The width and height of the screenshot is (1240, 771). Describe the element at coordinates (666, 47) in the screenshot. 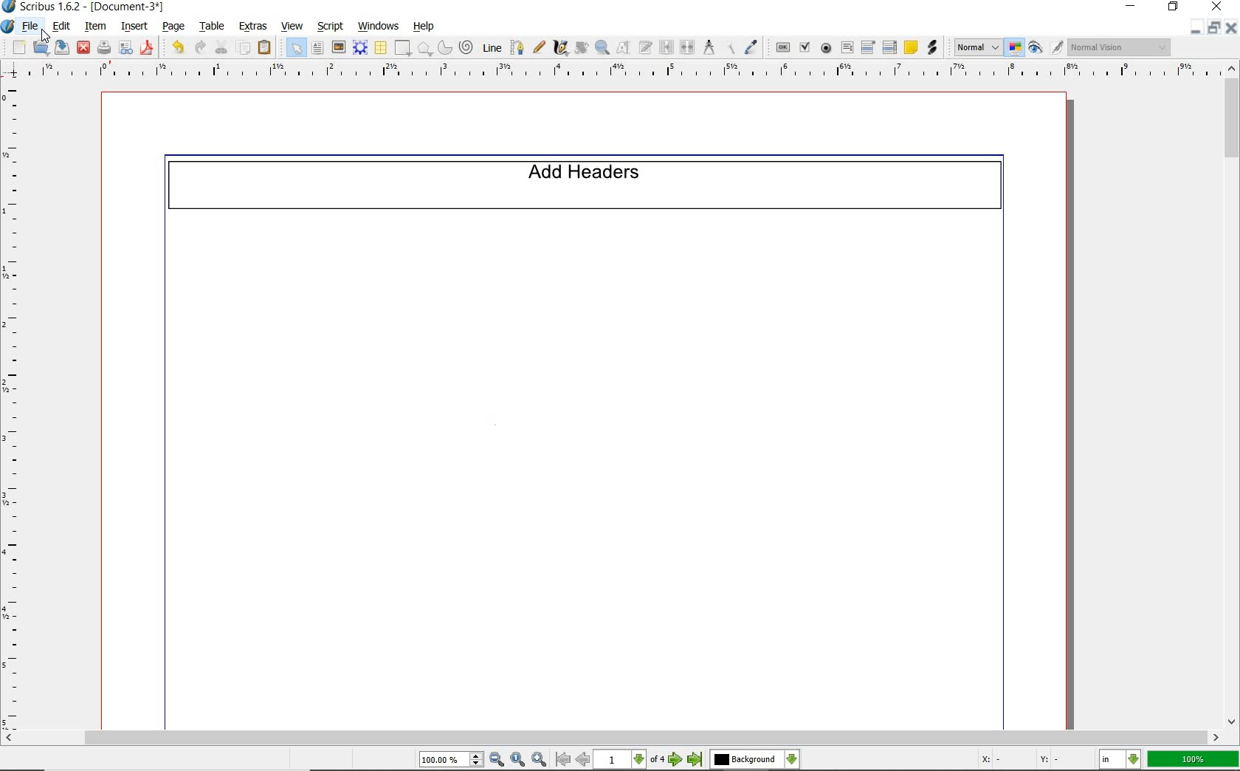

I see `link text frames` at that location.